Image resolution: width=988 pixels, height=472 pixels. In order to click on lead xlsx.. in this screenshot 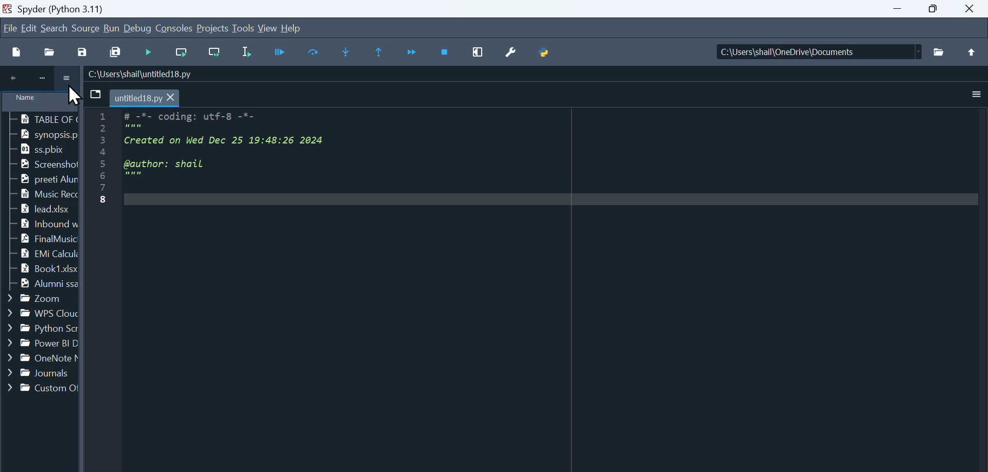, I will do `click(38, 209)`.